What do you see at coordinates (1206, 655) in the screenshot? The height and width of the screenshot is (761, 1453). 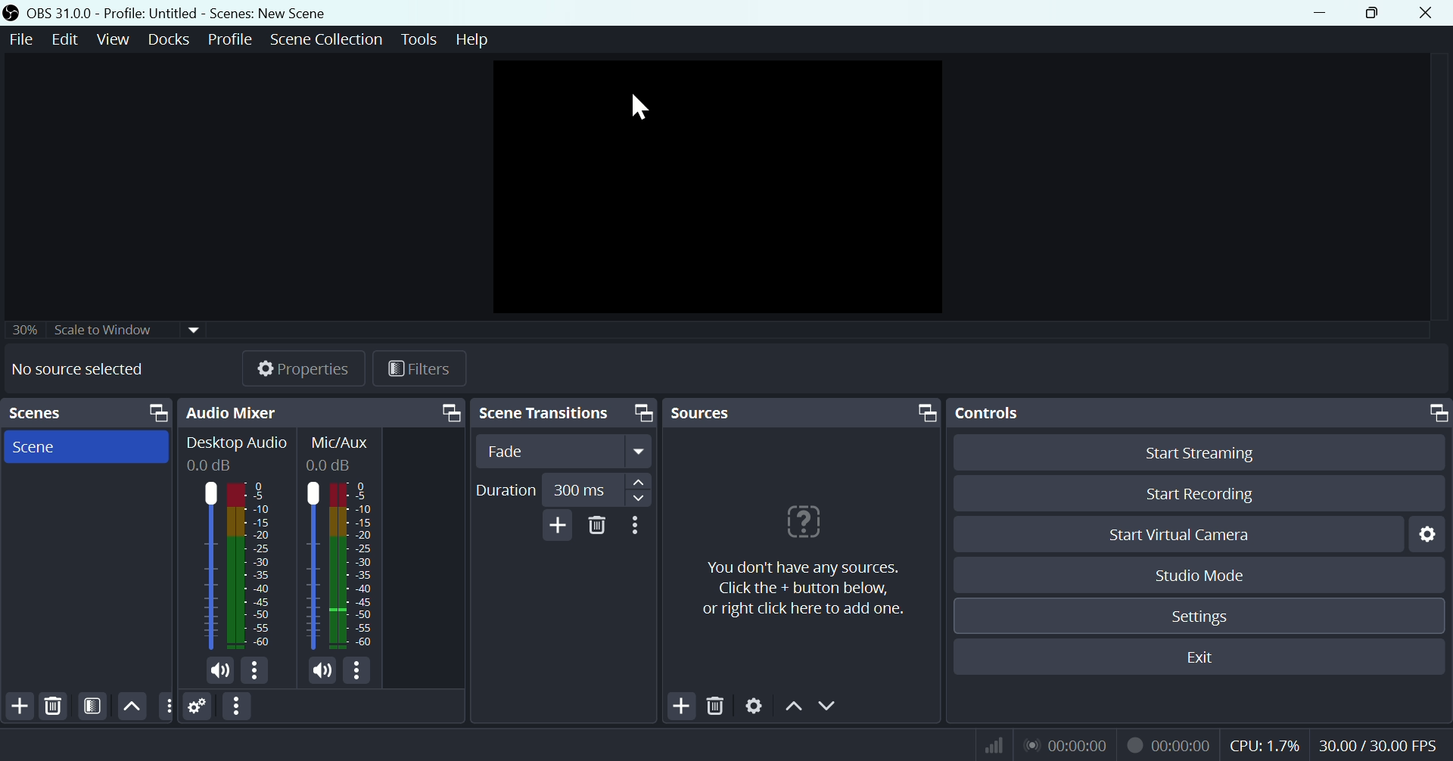 I see `Exit` at bounding box center [1206, 655].